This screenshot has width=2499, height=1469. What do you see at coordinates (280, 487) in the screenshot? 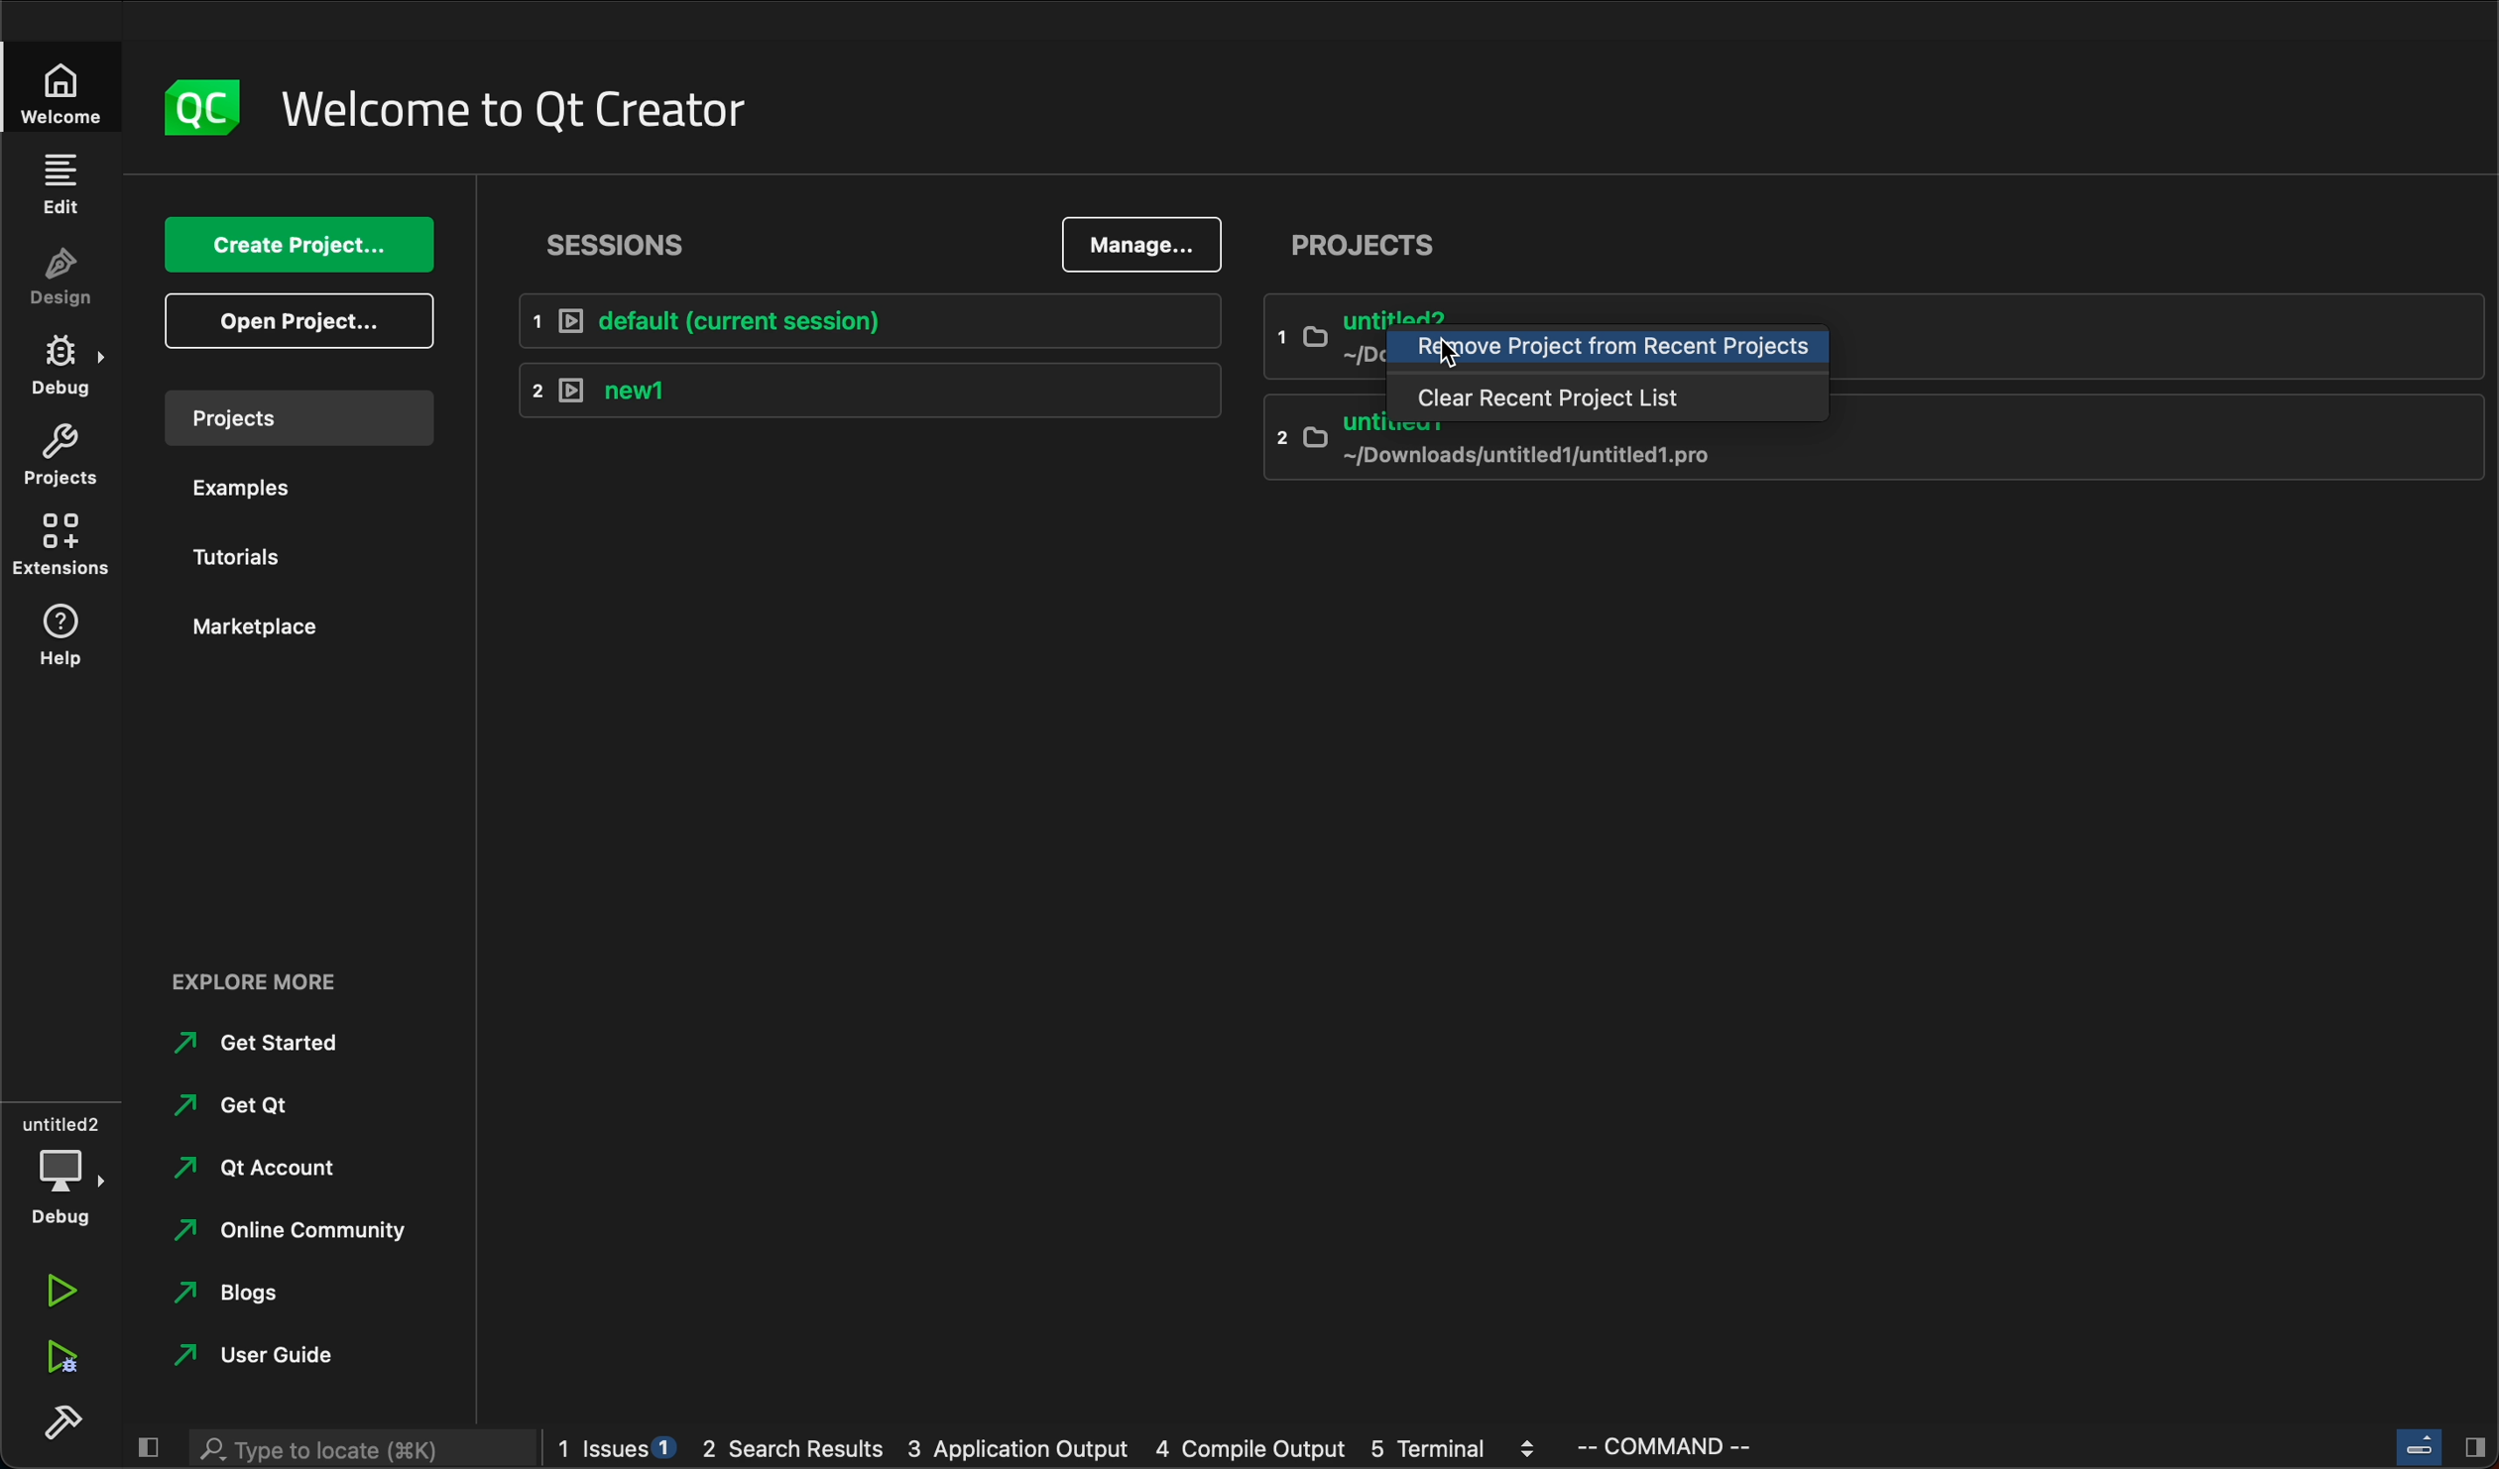
I see `examples` at bounding box center [280, 487].